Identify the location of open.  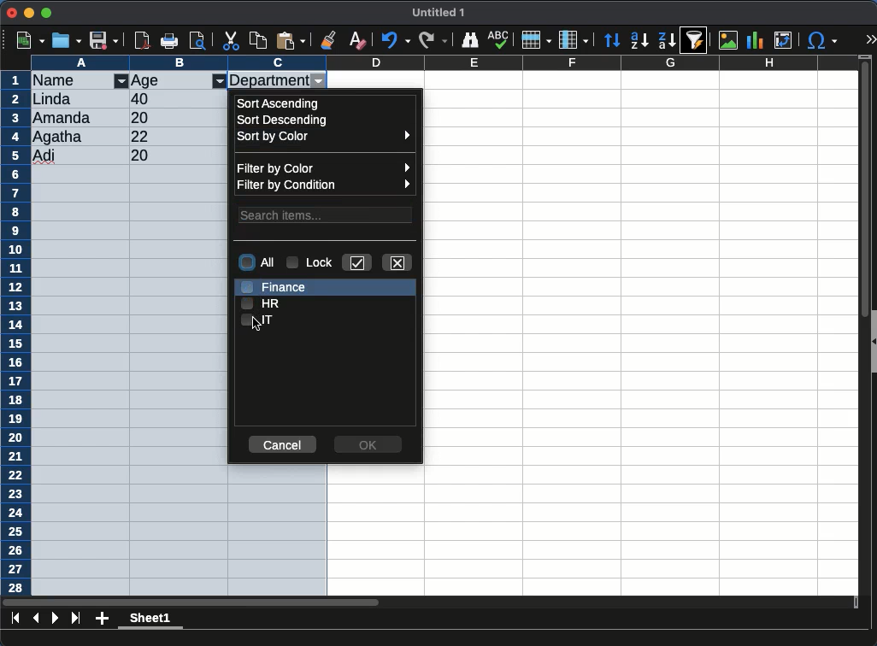
(67, 40).